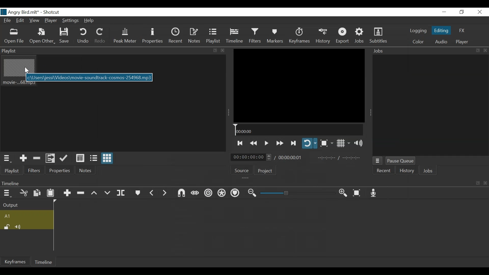  What do you see at coordinates (25, 204) in the screenshot?
I see `Output` at bounding box center [25, 204].